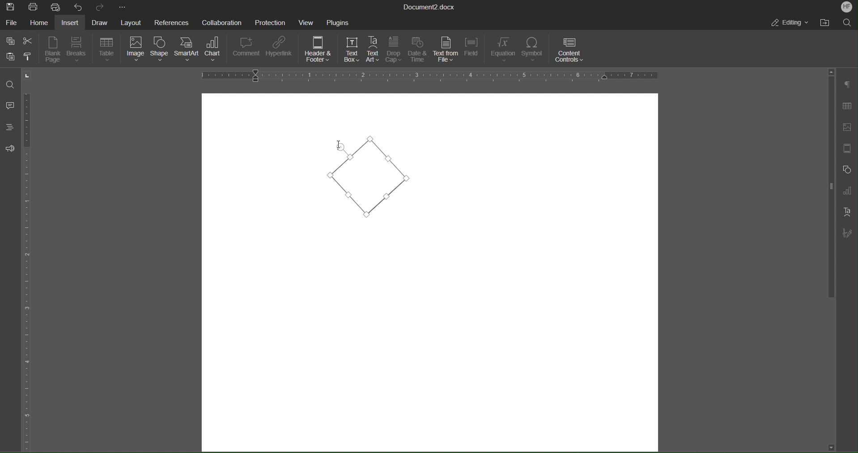 The image size is (858, 453). I want to click on Equation, so click(503, 50).